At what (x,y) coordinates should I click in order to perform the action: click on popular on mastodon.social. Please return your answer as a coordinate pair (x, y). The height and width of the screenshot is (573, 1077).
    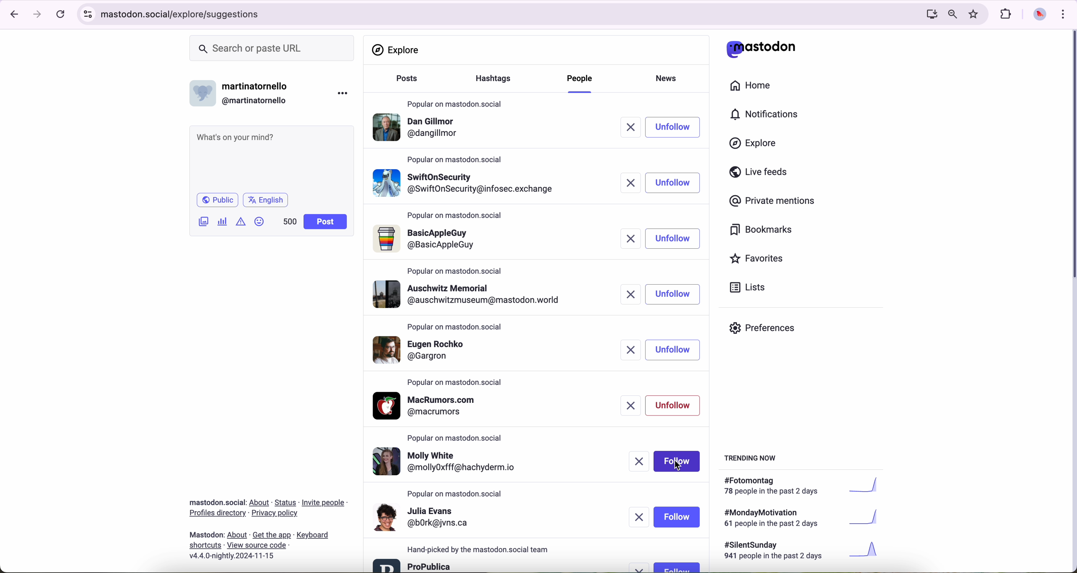
    Looking at the image, I should click on (456, 494).